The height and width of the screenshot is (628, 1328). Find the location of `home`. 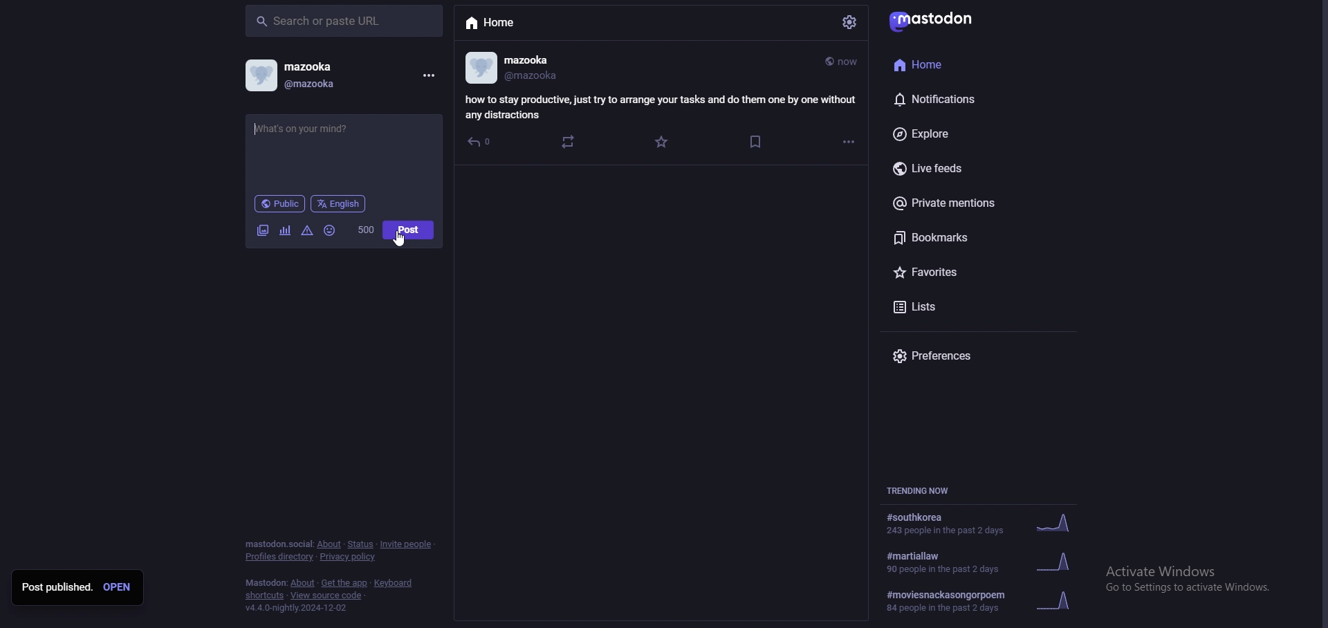

home is located at coordinates (953, 66).